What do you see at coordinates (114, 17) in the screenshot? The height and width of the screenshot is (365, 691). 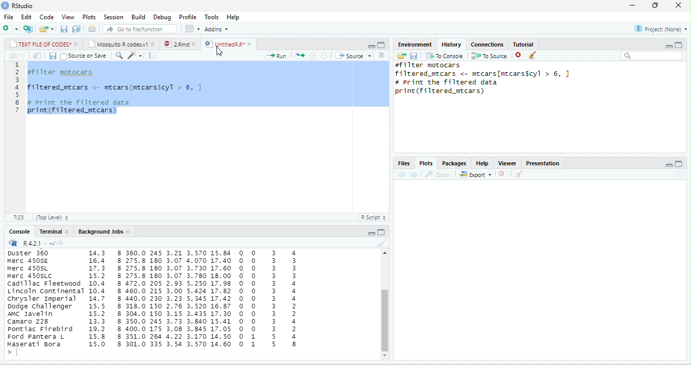 I see `Session` at bounding box center [114, 17].